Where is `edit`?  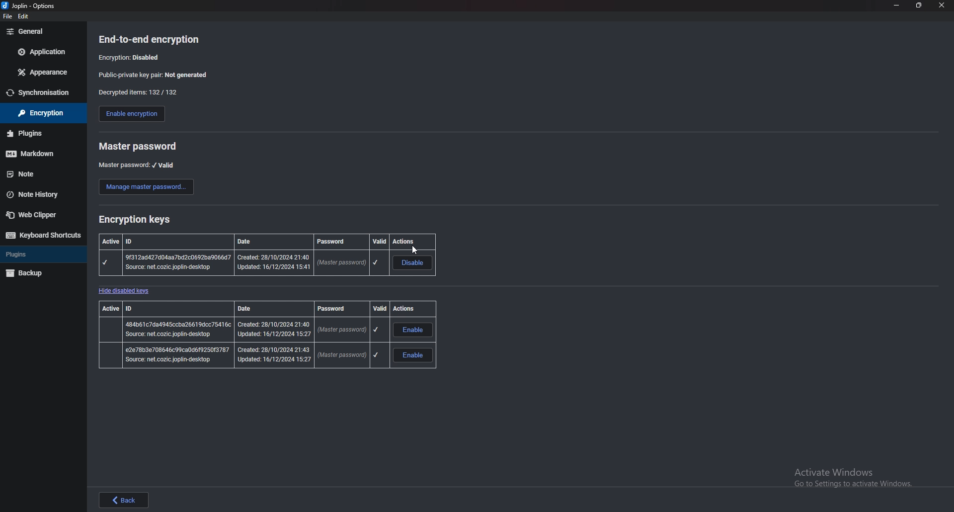
edit is located at coordinates (24, 15).